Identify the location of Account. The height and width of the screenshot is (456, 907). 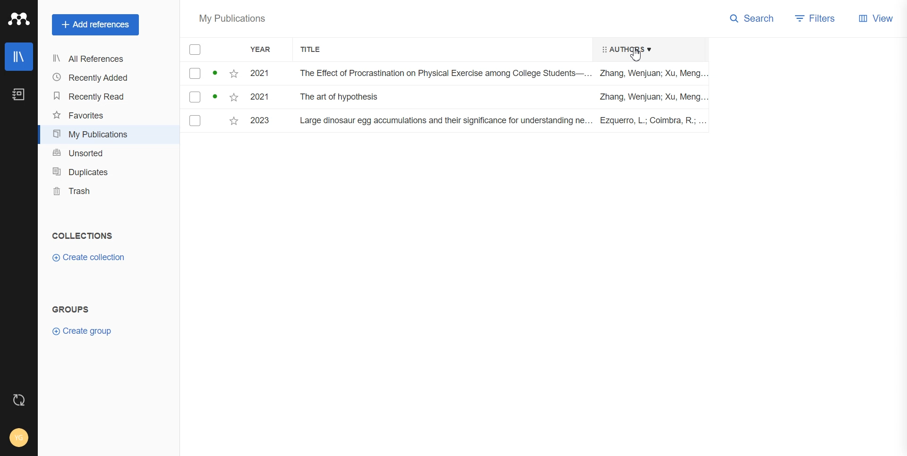
(19, 437).